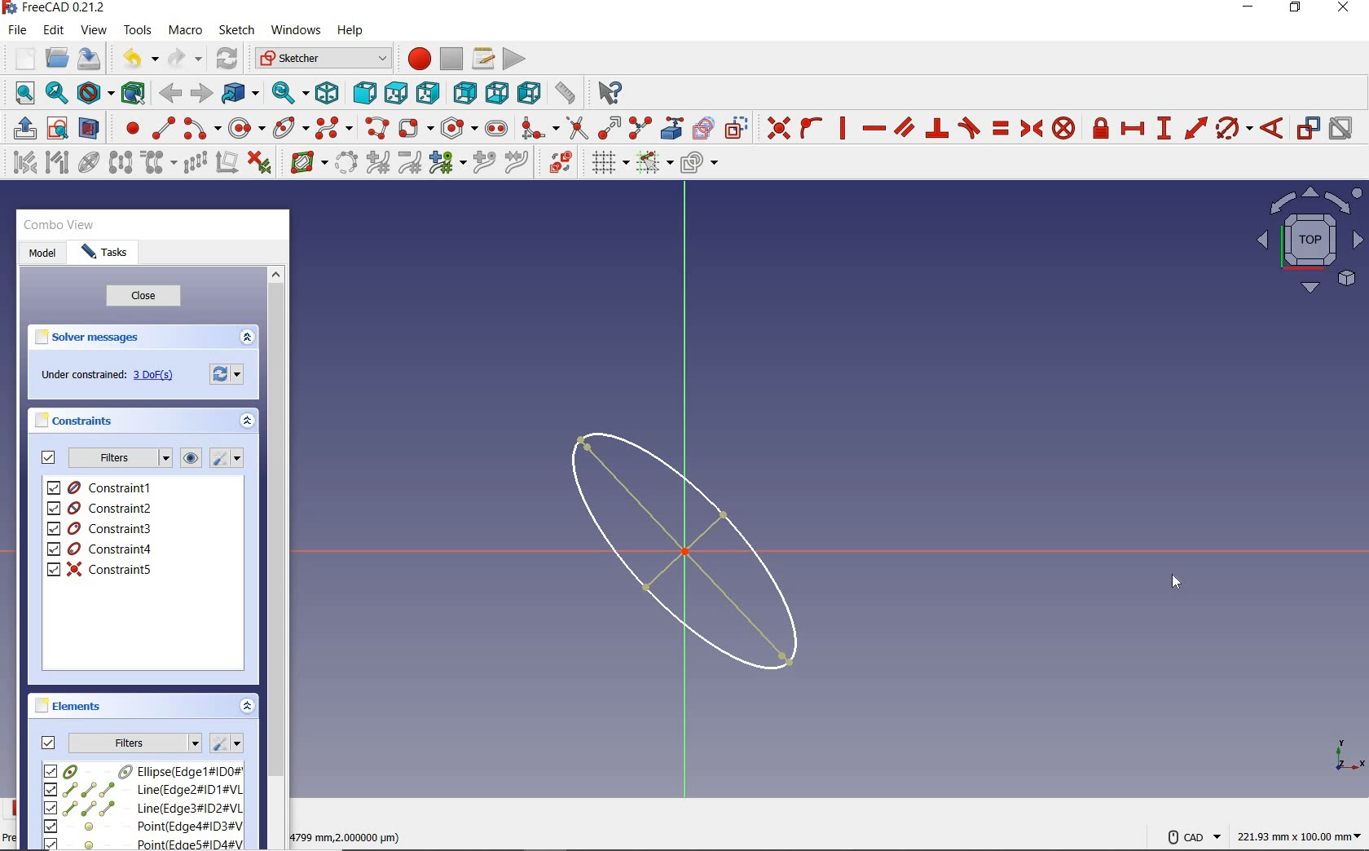  Describe the element at coordinates (640, 127) in the screenshot. I see `split edge` at that location.